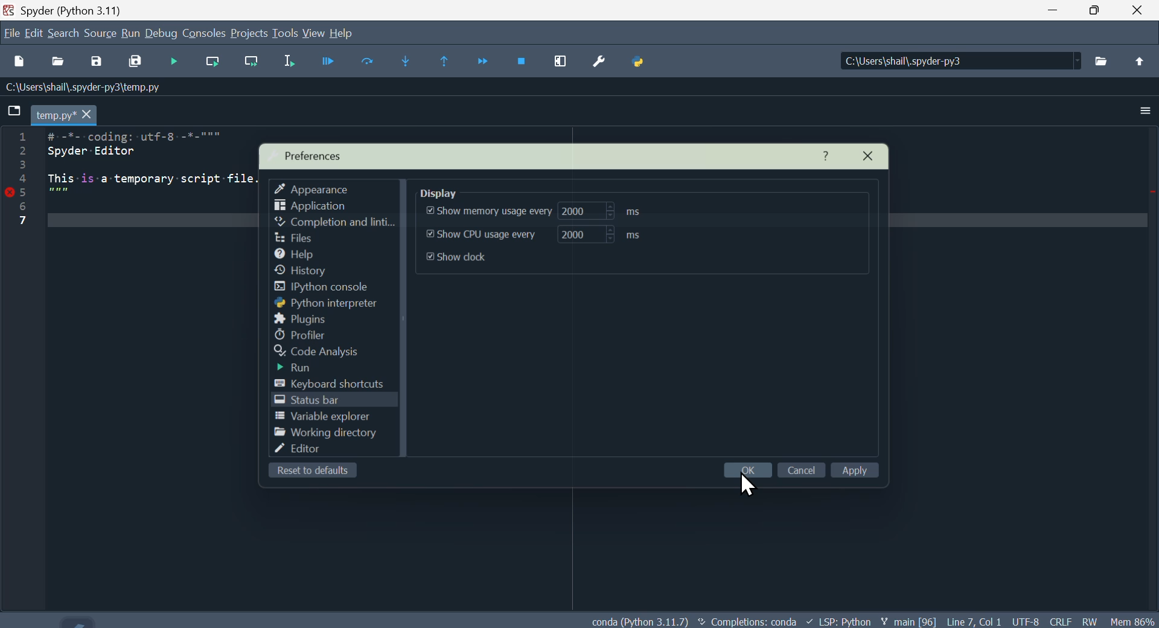 The image size is (1159, 628). What do you see at coordinates (252, 59) in the screenshot?
I see `Run current line and go to the next one` at bounding box center [252, 59].